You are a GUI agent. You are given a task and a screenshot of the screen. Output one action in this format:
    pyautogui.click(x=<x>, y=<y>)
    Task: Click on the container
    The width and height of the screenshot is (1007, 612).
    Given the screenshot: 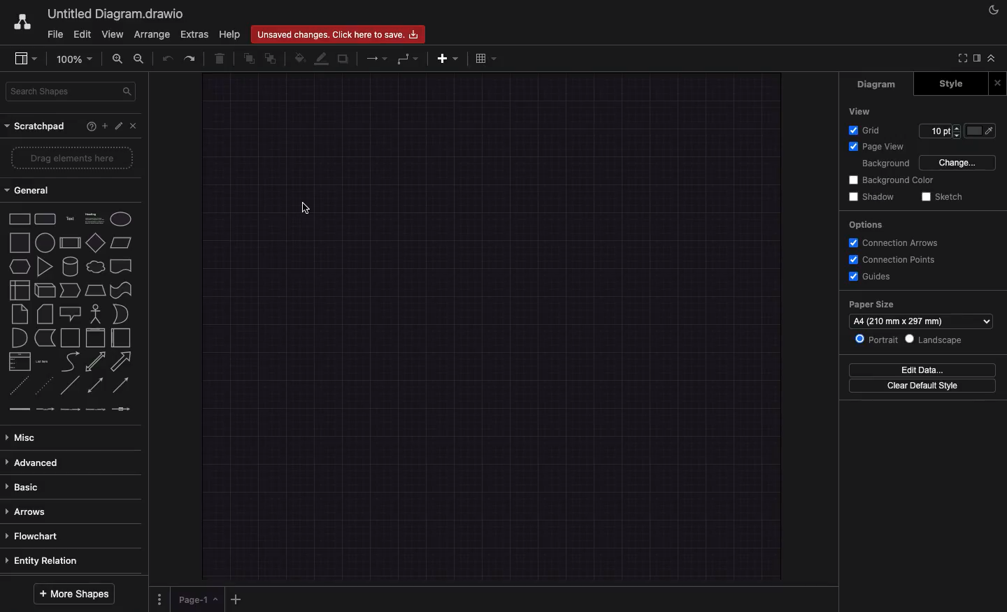 What is the action you would take?
    pyautogui.click(x=69, y=338)
    